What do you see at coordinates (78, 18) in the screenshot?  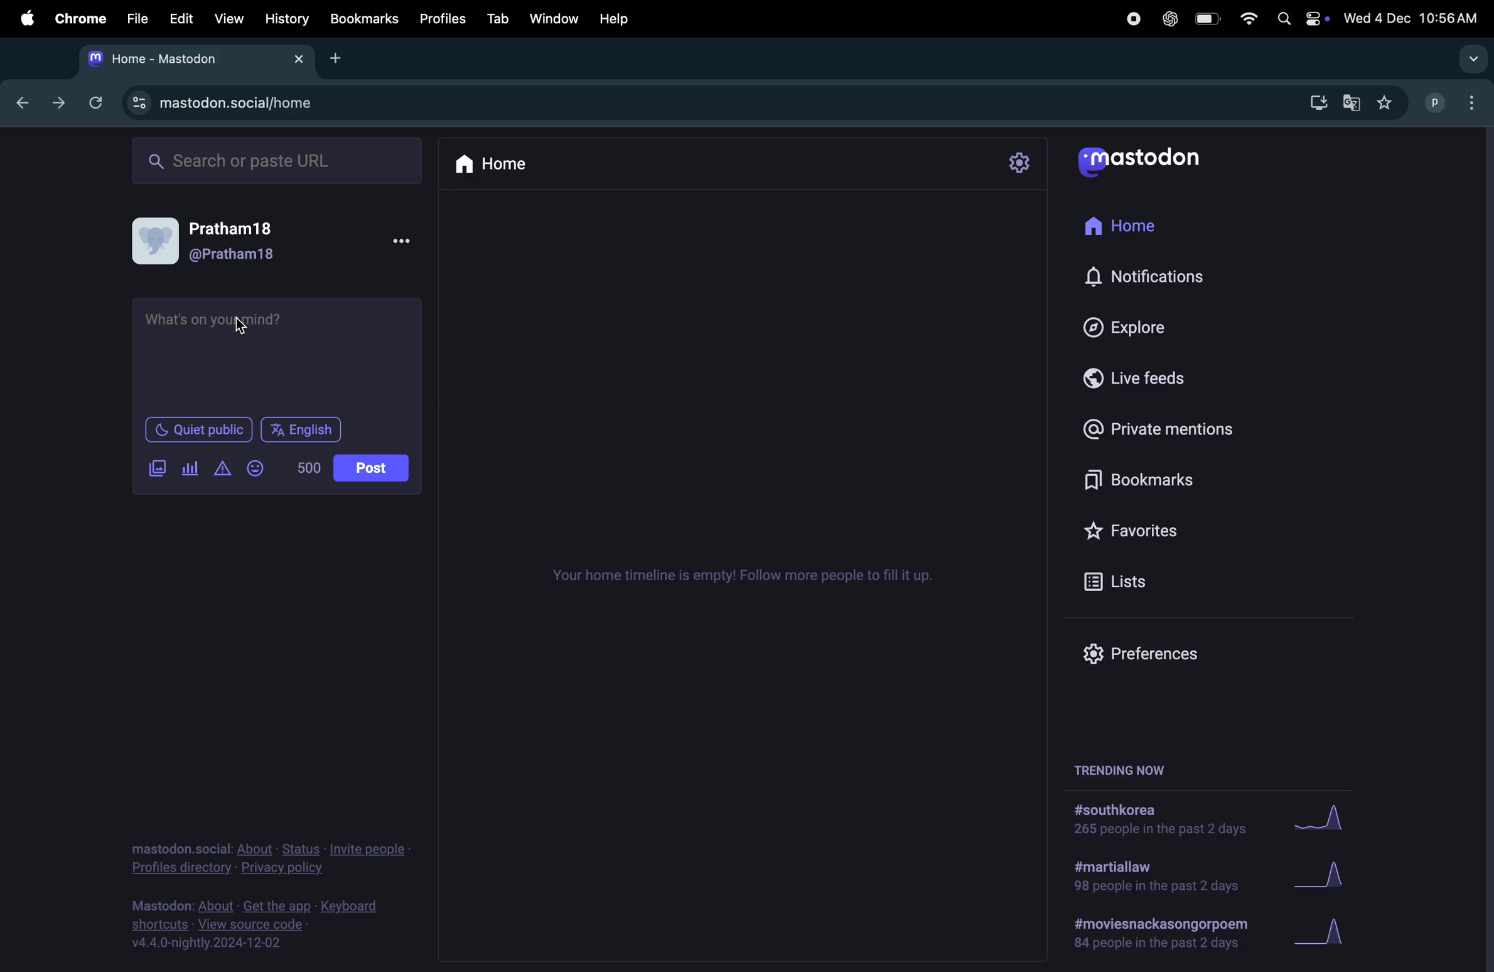 I see `chrome` at bounding box center [78, 18].